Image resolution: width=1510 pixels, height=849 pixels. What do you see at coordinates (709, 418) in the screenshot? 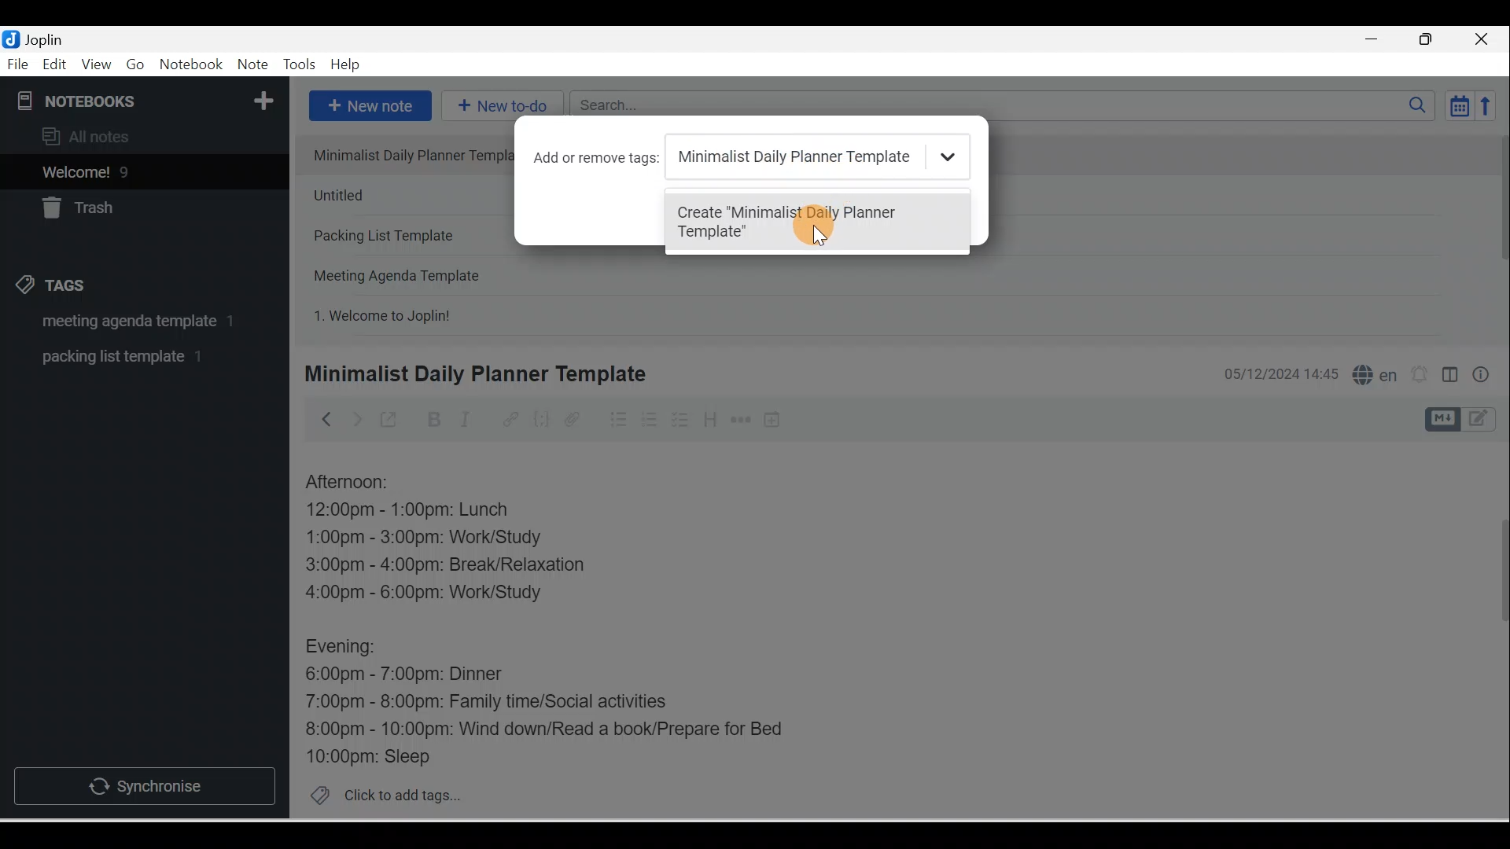
I see `Heading` at bounding box center [709, 418].